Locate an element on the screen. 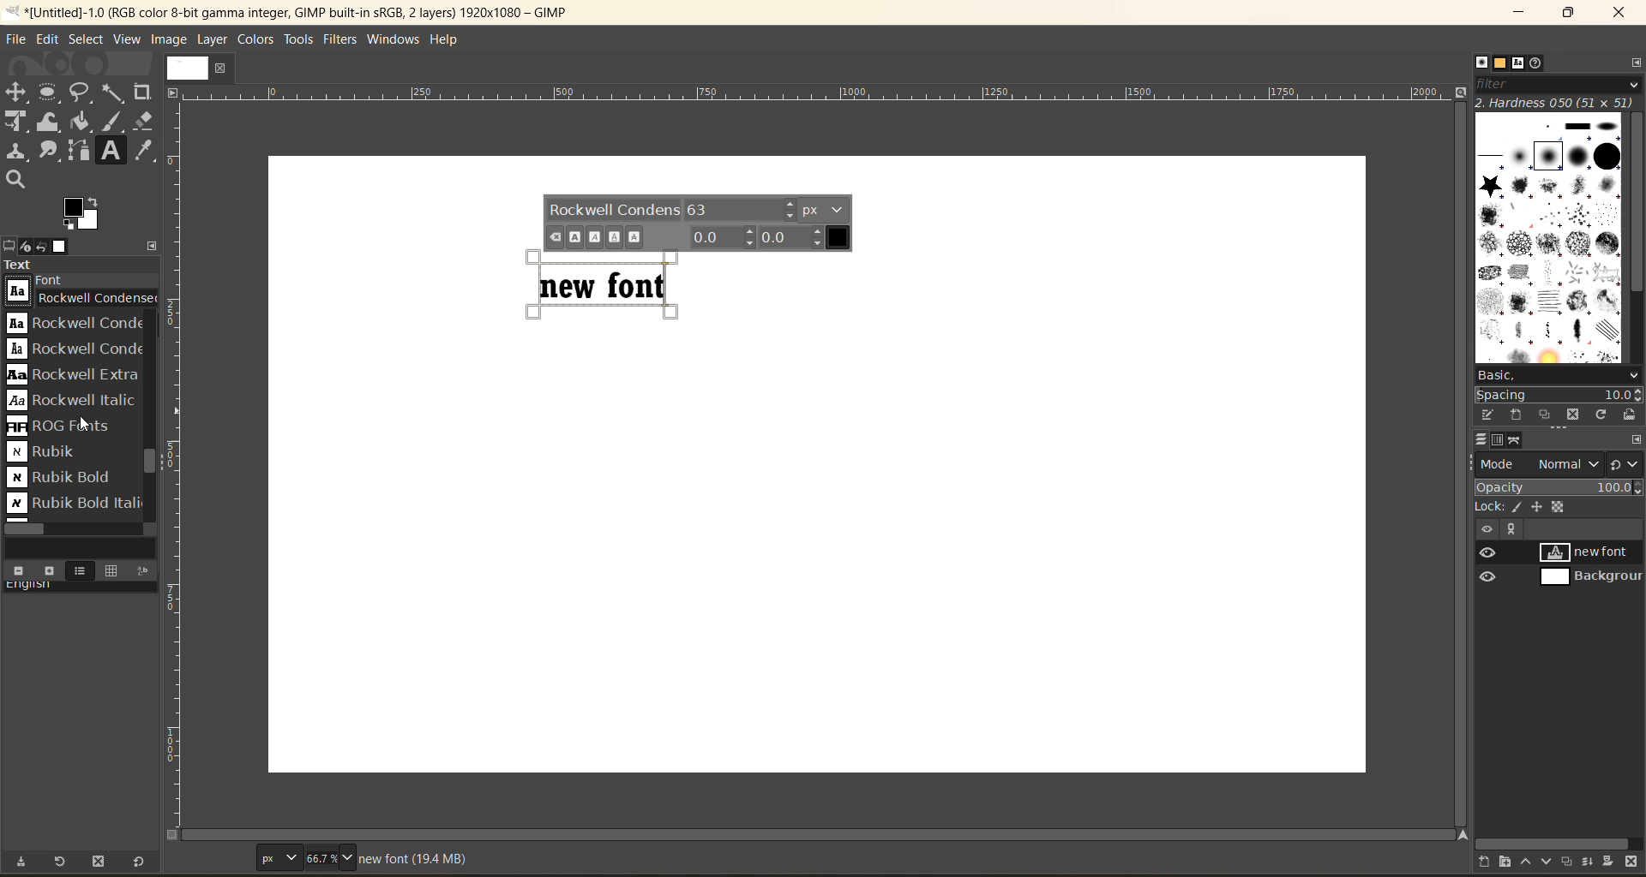 This screenshot has height=877, width=1646. options is located at coordinates (1549, 236).